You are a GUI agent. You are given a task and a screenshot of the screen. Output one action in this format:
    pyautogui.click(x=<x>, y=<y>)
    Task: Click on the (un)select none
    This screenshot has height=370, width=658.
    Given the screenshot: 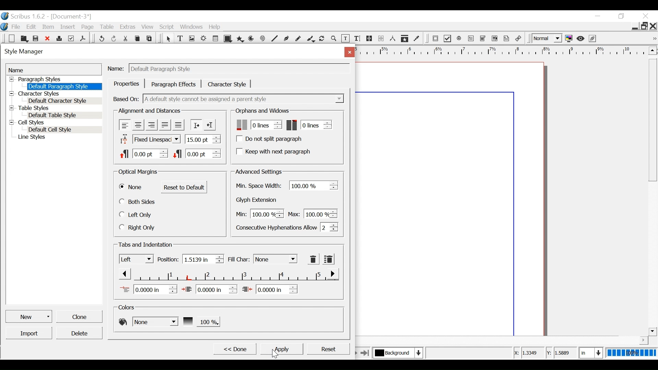 What is the action you would take?
    pyautogui.click(x=131, y=187)
    